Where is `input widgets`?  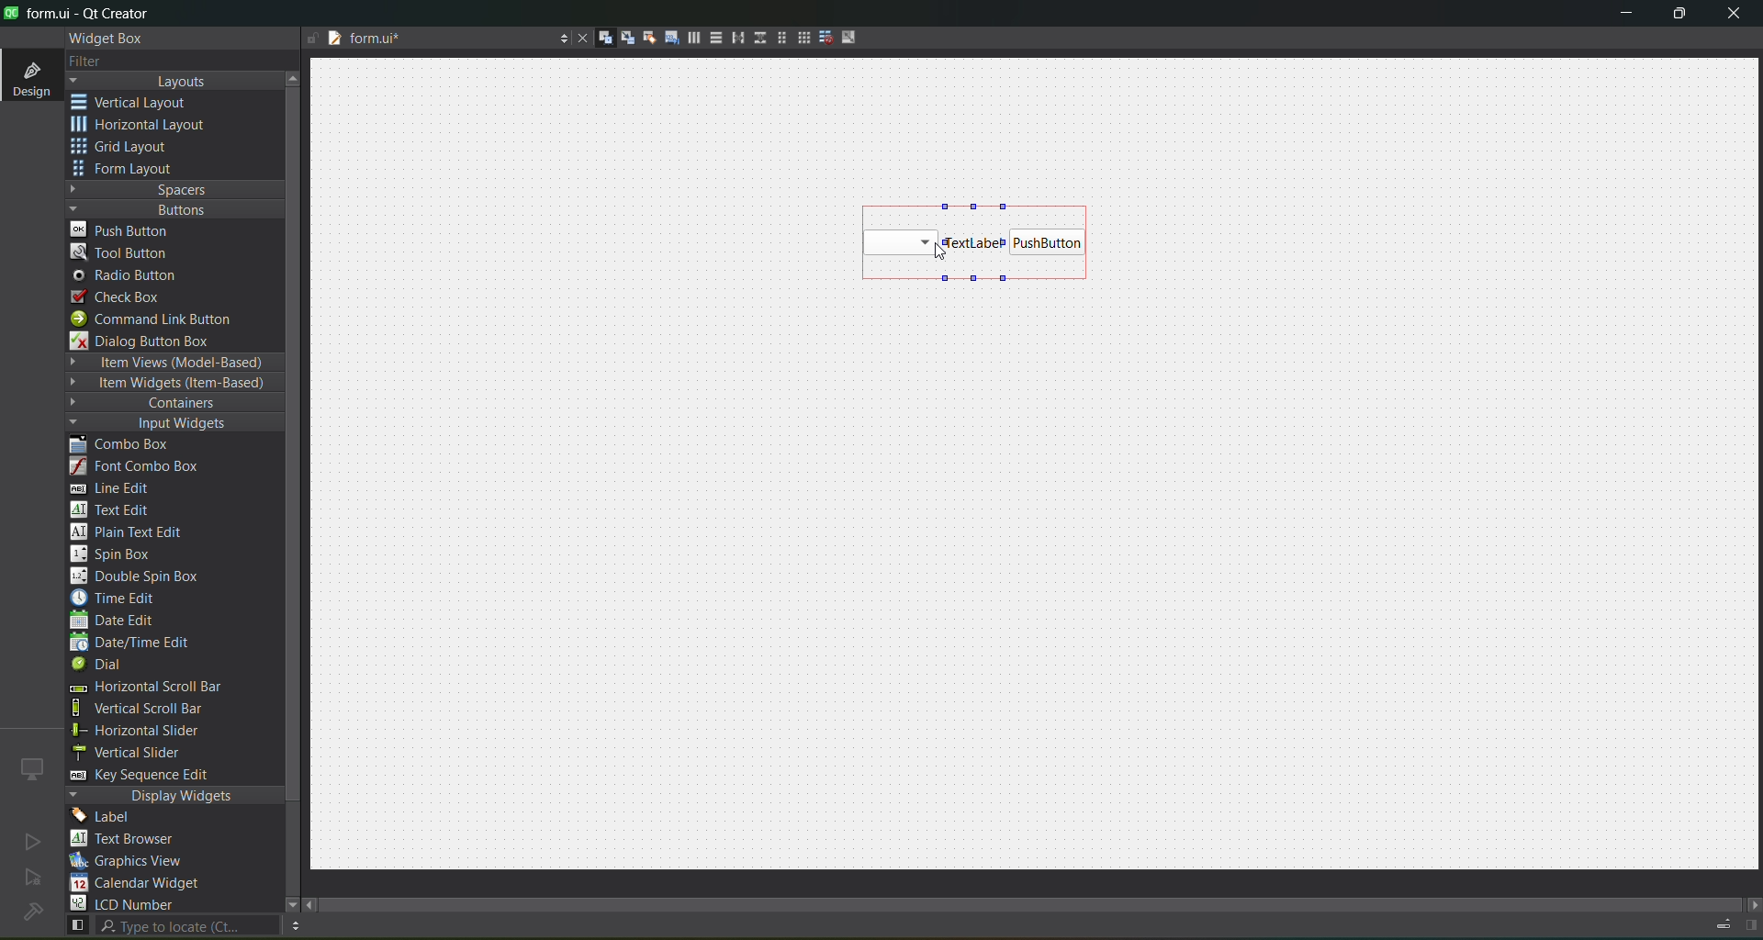 input widgets is located at coordinates (165, 424).